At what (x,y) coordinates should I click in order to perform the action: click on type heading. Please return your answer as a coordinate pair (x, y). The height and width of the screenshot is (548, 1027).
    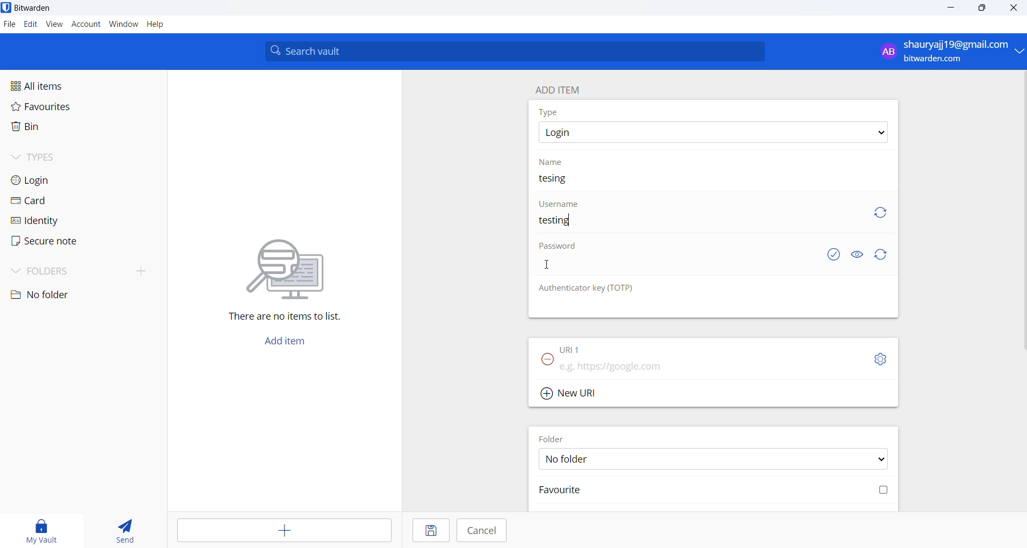
    Looking at the image, I should click on (551, 113).